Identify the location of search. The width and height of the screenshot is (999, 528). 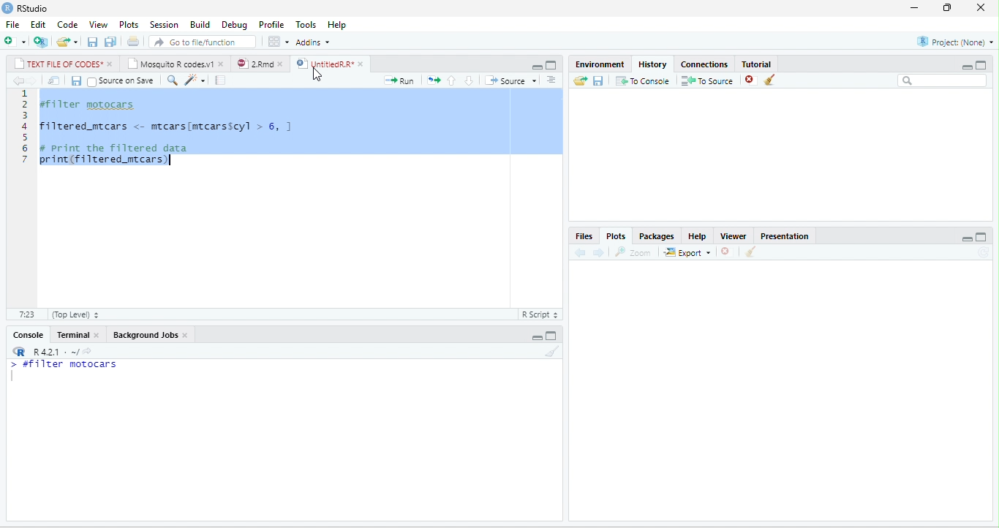
(172, 80).